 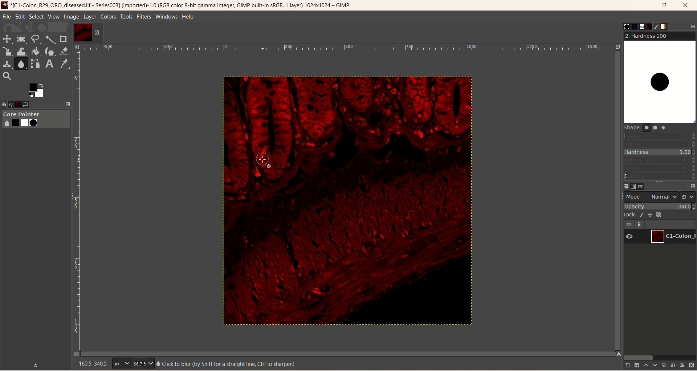 I want to click on cursor, so click(x=263, y=159).